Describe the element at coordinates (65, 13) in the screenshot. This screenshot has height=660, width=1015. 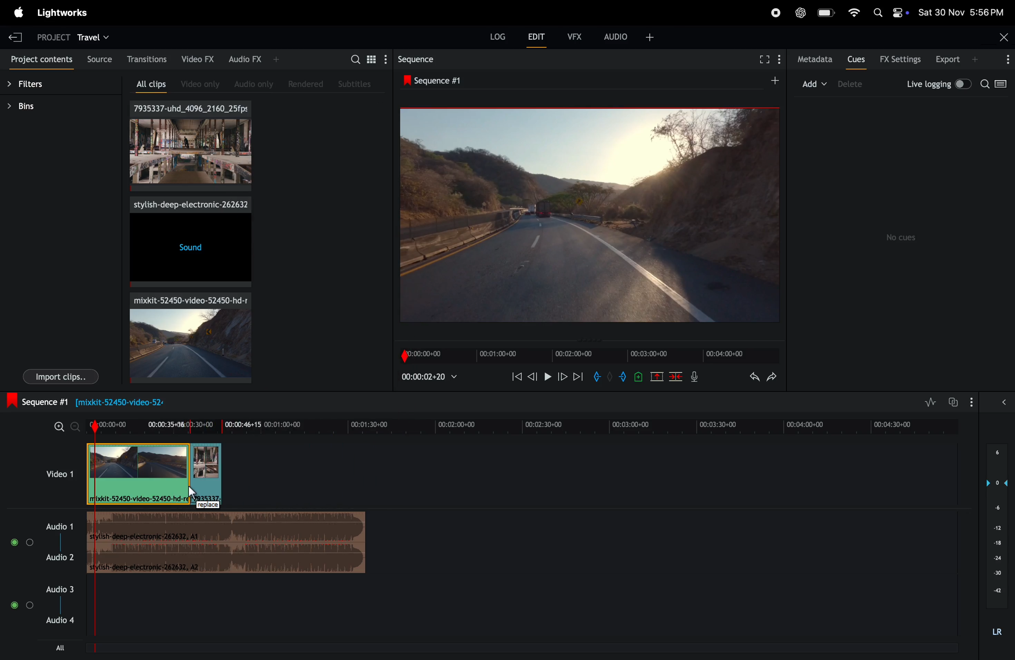
I see `light works` at that location.